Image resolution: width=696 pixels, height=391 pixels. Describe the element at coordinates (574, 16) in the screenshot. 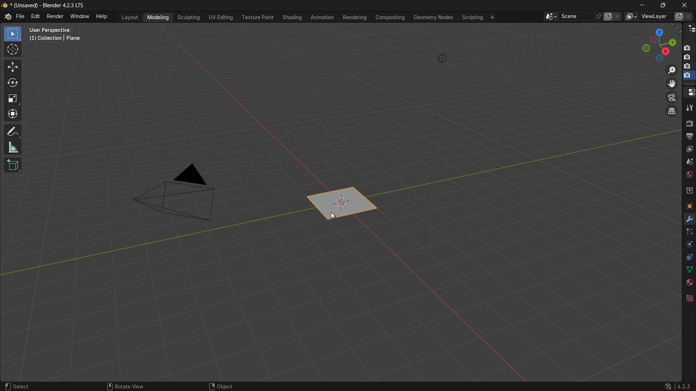

I see `scene name` at that location.